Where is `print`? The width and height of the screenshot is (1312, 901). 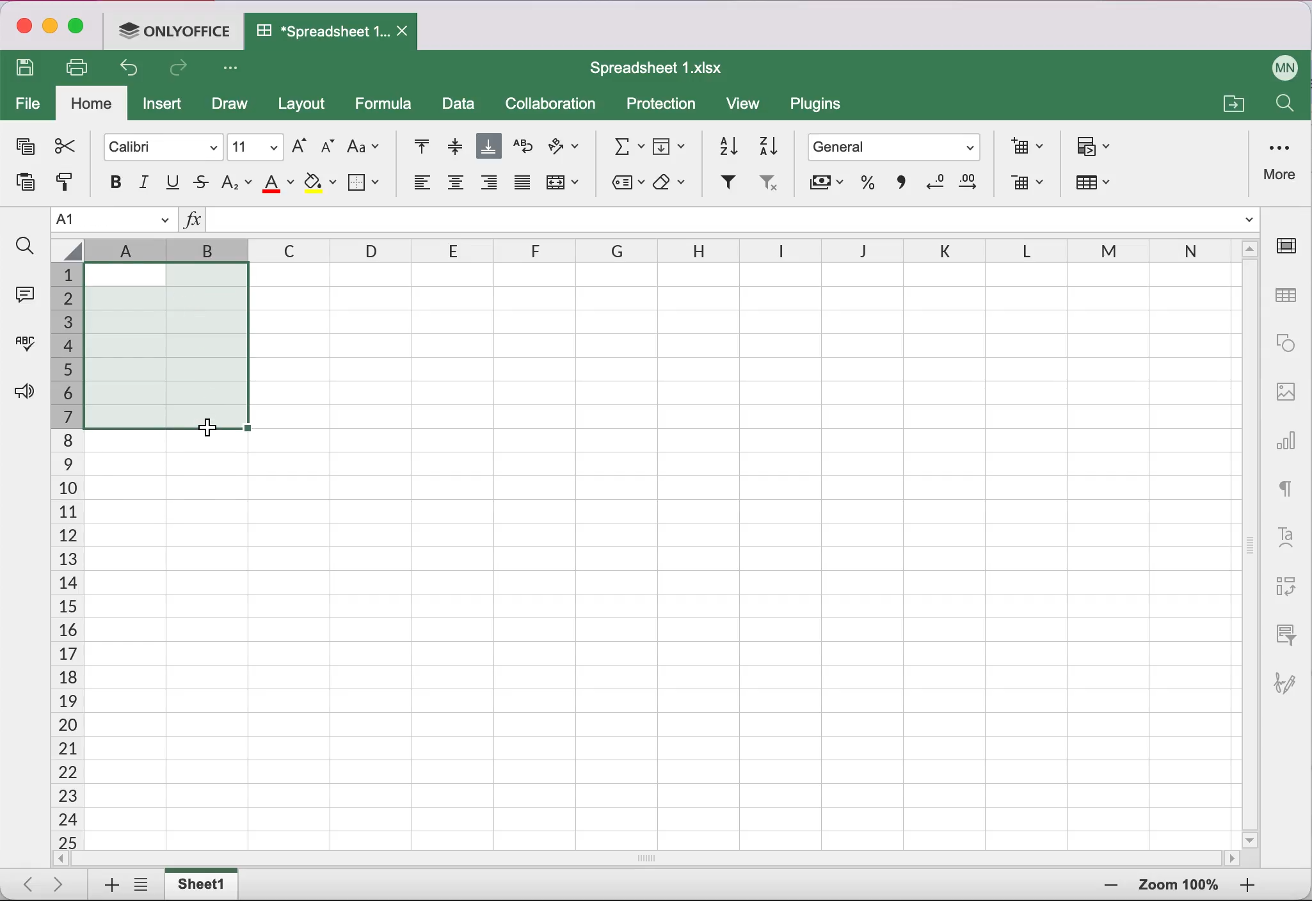
print is located at coordinates (82, 67).